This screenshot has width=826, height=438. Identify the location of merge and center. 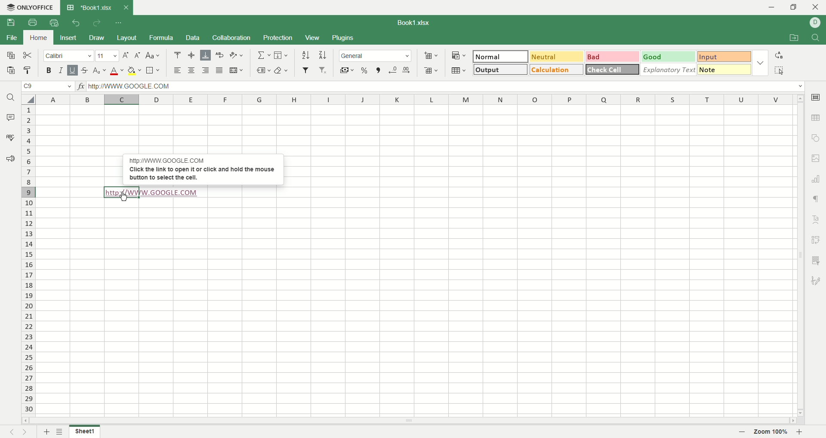
(236, 71).